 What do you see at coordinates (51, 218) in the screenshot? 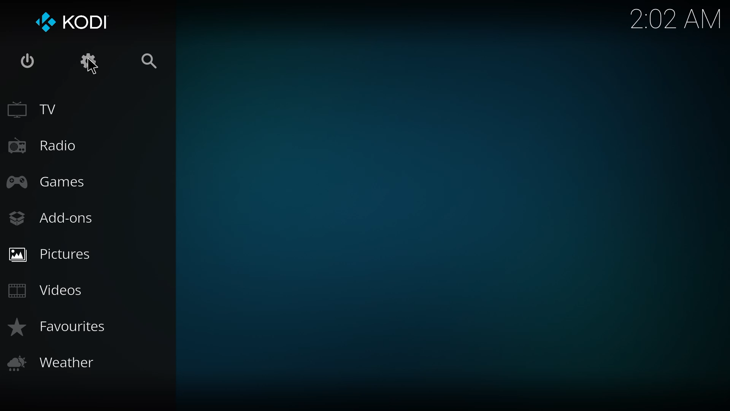
I see `add-ons` at bounding box center [51, 218].